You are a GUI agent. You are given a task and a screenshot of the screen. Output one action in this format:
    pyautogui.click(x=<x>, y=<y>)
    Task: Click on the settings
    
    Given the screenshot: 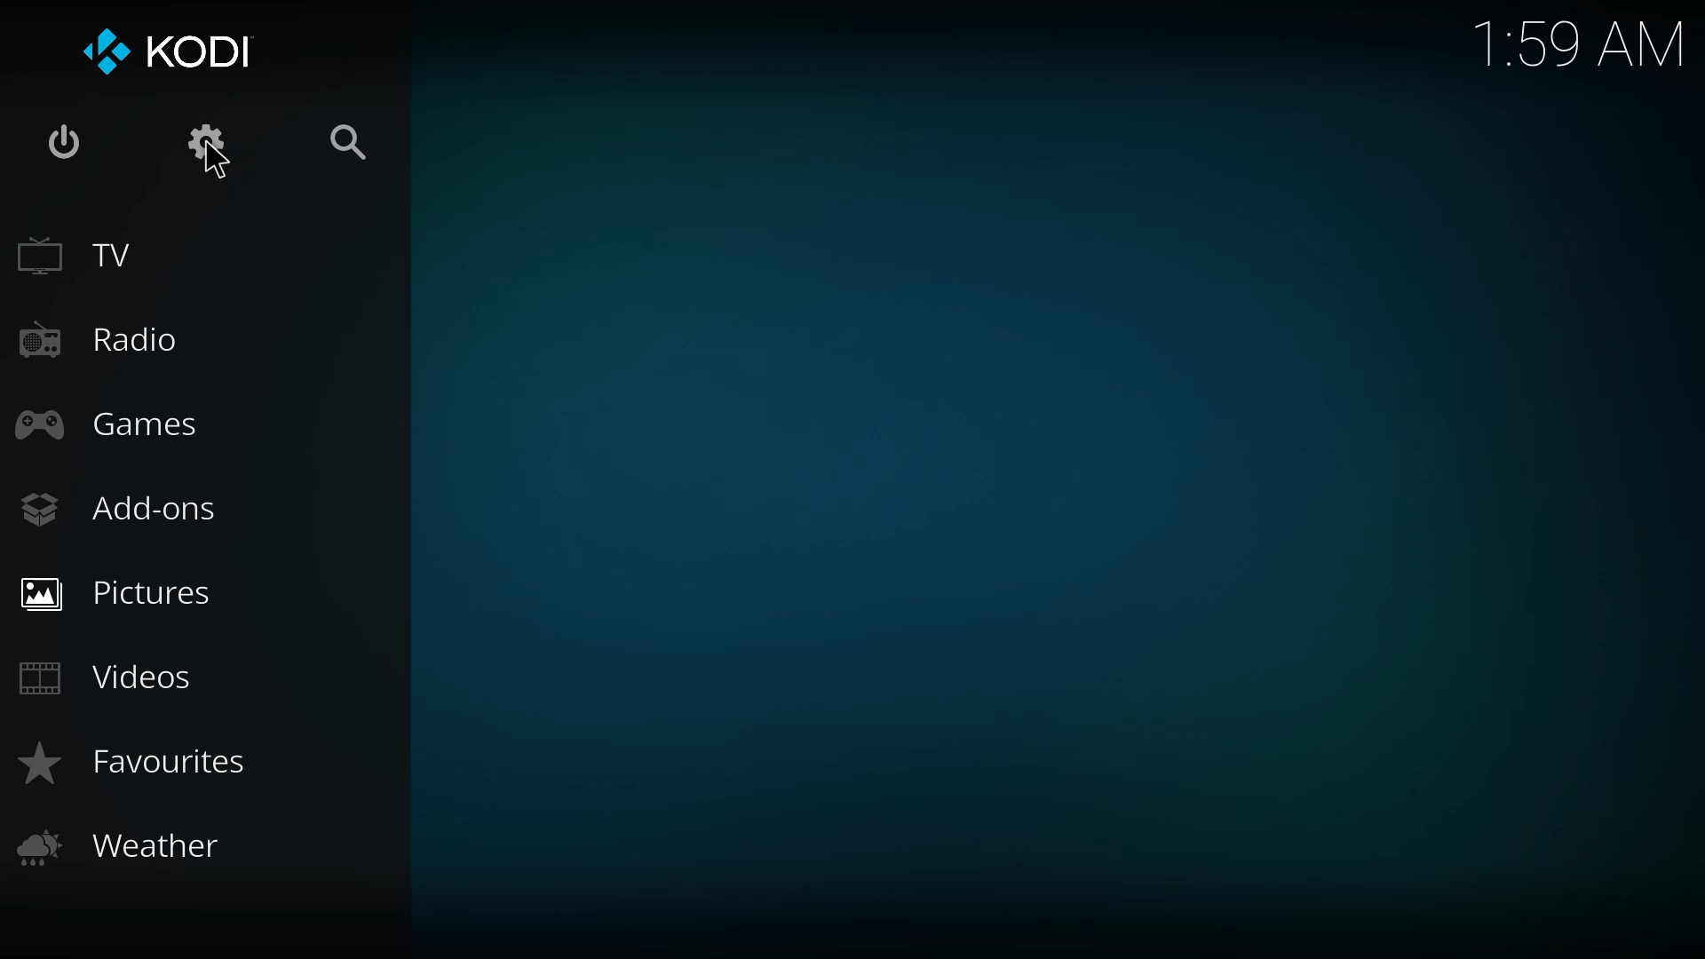 What is the action you would take?
    pyautogui.click(x=202, y=137)
    